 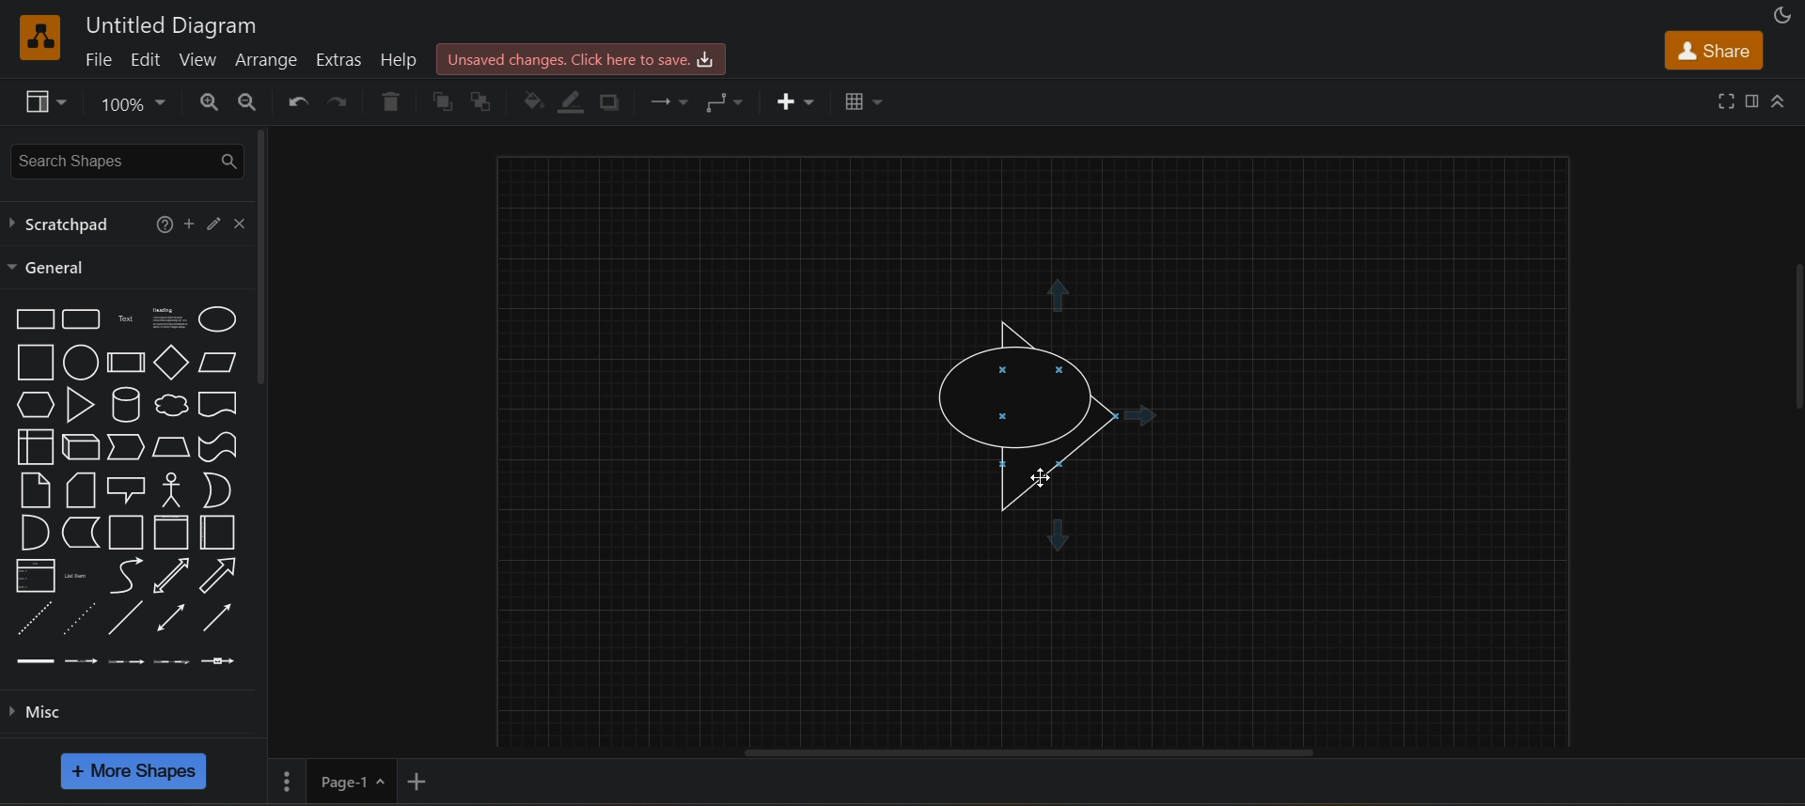 What do you see at coordinates (170, 616) in the screenshot?
I see `bidirectional connector` at bounding box center [170, 616].